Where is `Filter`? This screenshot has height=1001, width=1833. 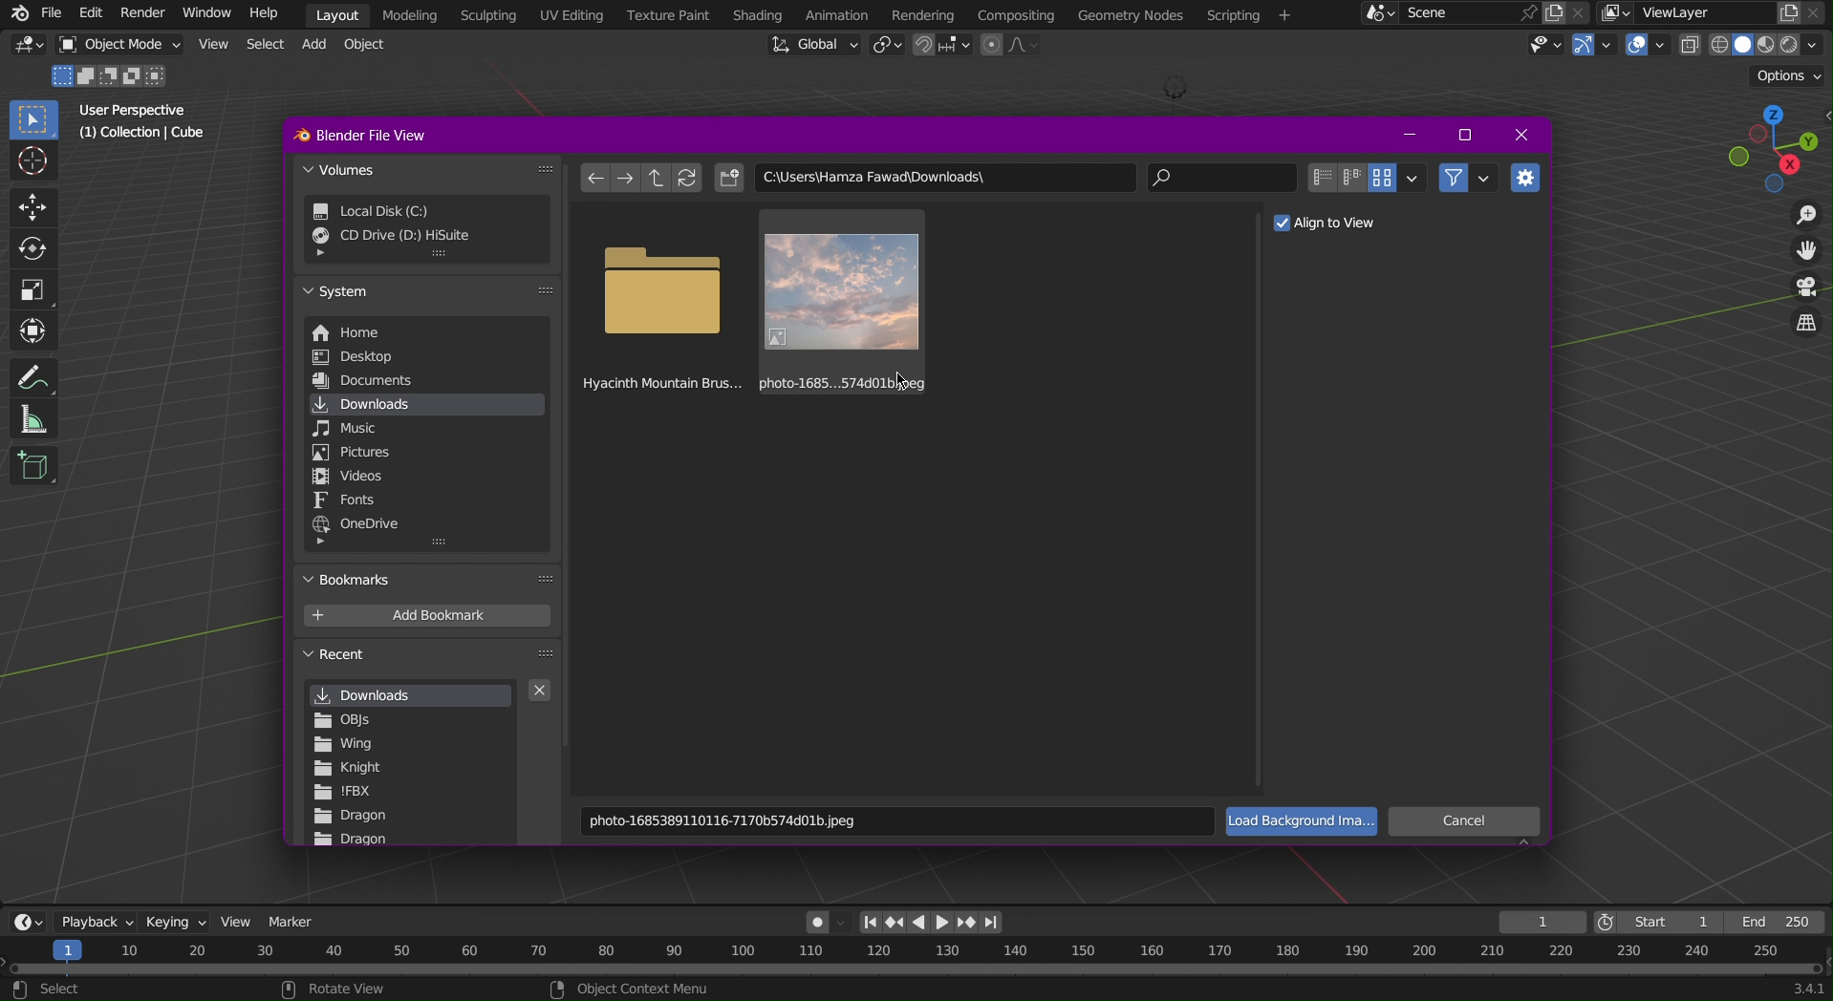
Filter is located at coordinates (1468, 177).